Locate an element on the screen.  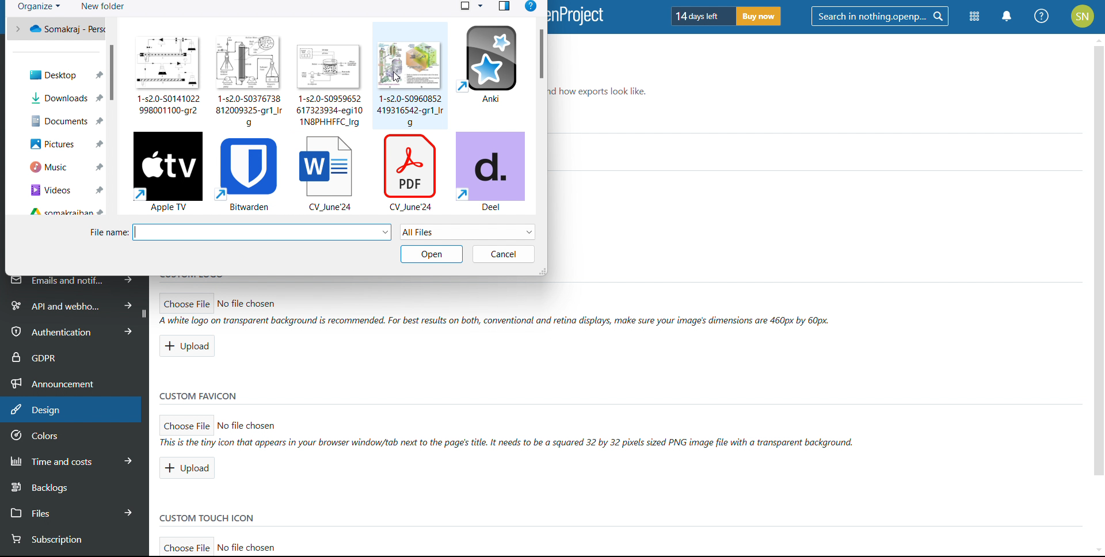
days left of trial is located at coordinates (700, 16).